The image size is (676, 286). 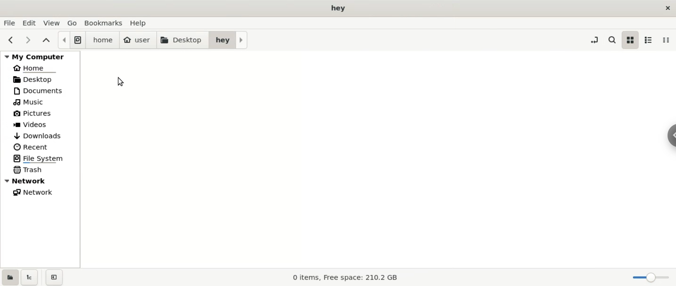 What do you see at coordinates (29, 40) in the screenshot?
I see `next` at bounding box center [29, 40].